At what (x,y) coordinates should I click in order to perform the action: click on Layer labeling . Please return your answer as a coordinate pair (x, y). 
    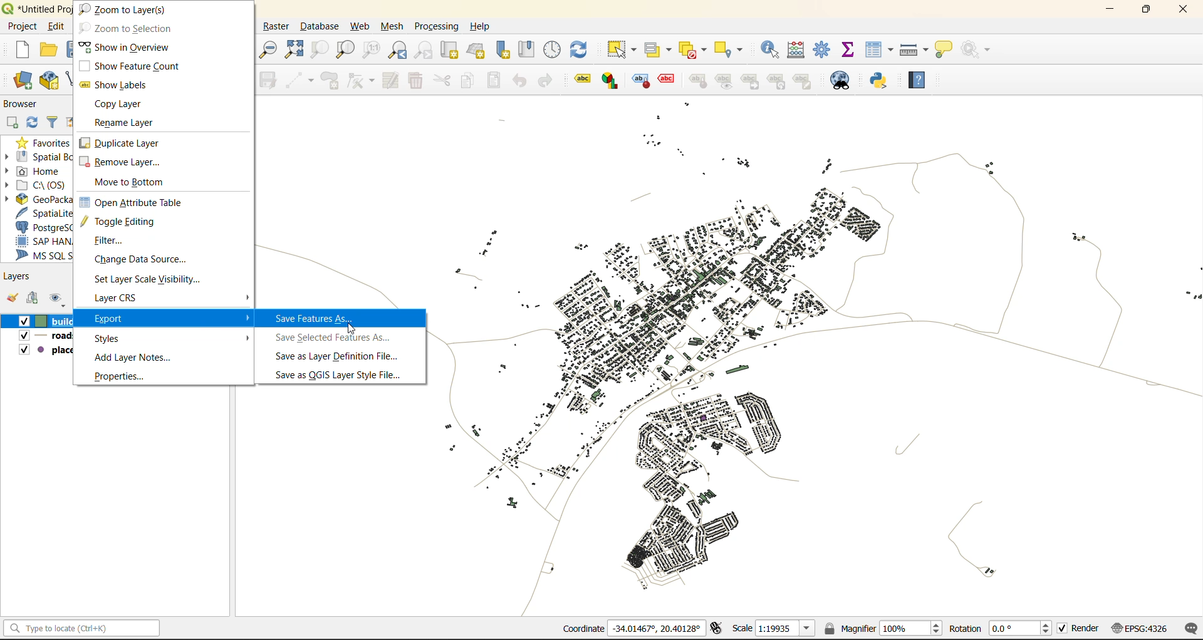
    Looking at the image, I should click on (583, 81).